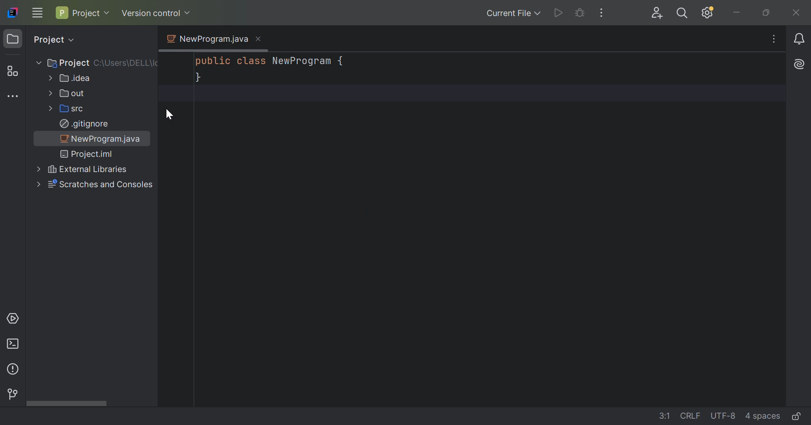 The width and height of the screenshot is (811, 425). Describe the element at coordinates (799, 40) in the screenshot. I see `Notifications` at that location.